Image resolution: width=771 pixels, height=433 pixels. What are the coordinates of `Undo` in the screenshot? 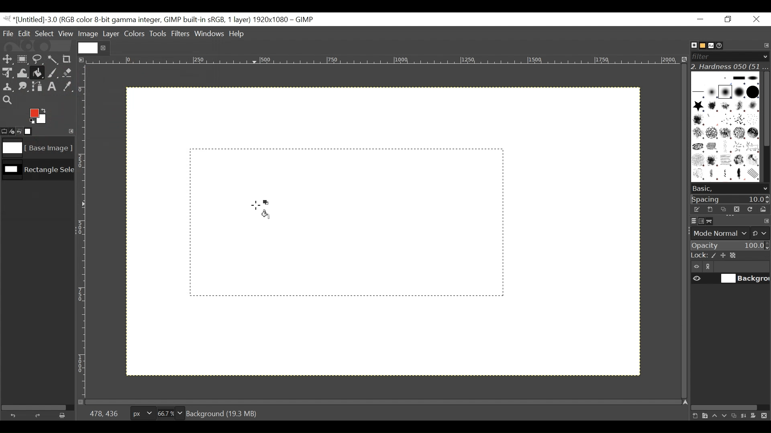 It's located at (15, 415).